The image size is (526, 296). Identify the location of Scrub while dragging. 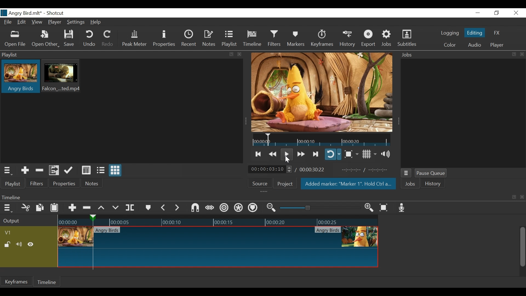
(208, 207).